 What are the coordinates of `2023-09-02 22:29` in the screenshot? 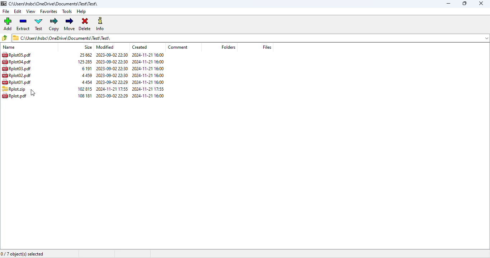 It's located at (112, 82).